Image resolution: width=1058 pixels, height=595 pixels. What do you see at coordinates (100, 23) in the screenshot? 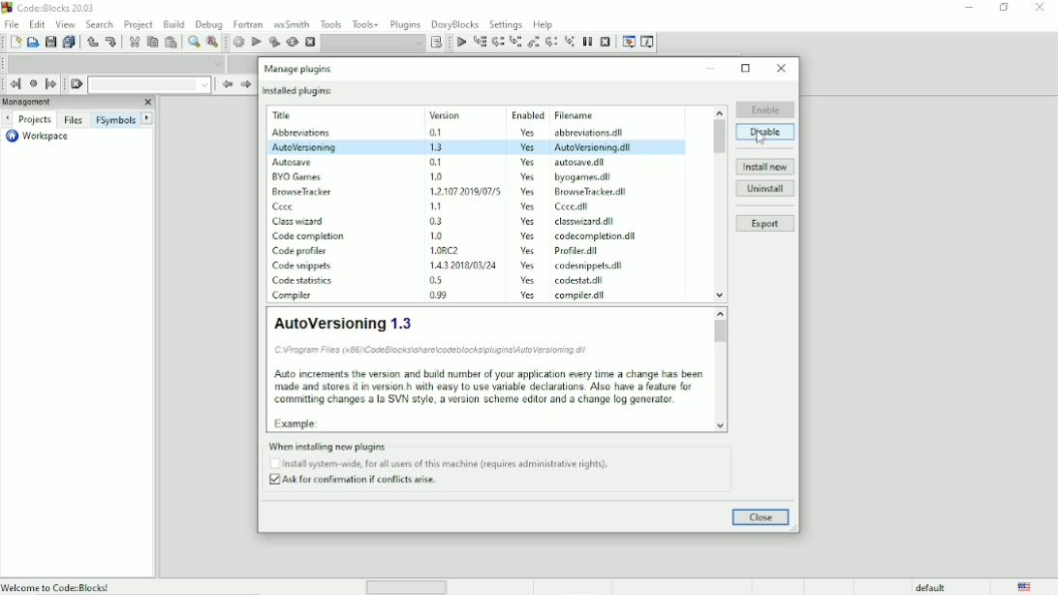
I see `Search` at bounding box center [100, 23].